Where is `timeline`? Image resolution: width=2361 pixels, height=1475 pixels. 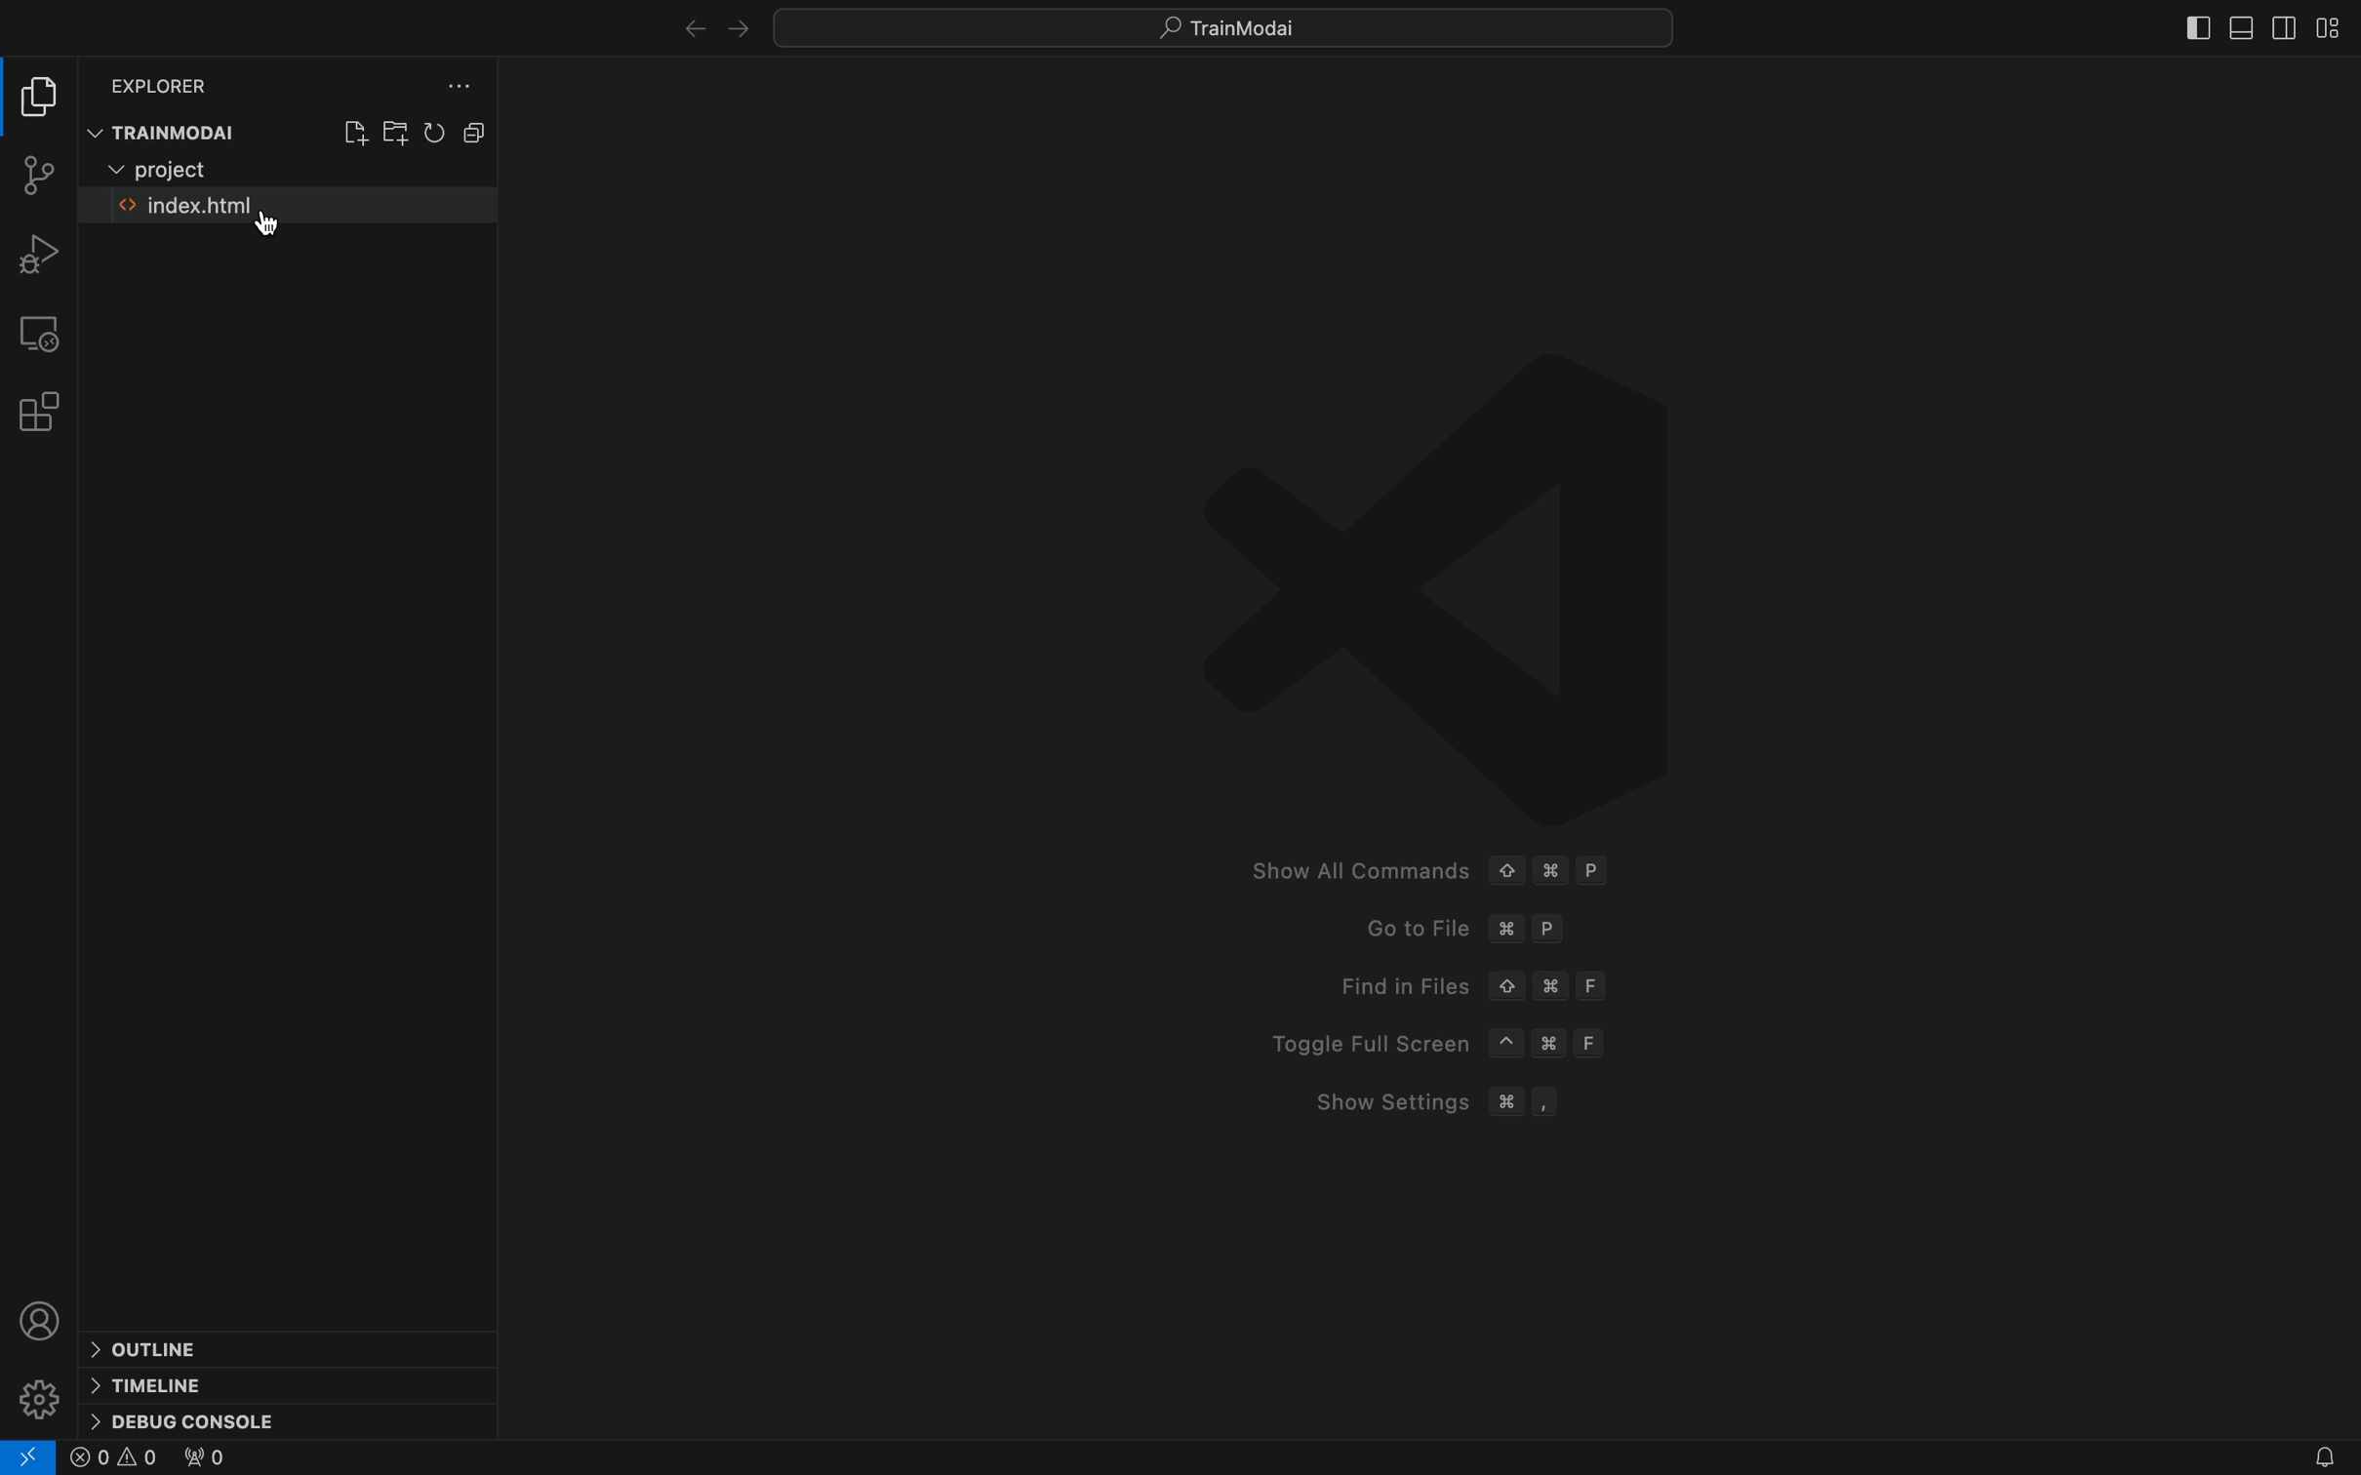
timeline is located at coordinates (163, 1384).